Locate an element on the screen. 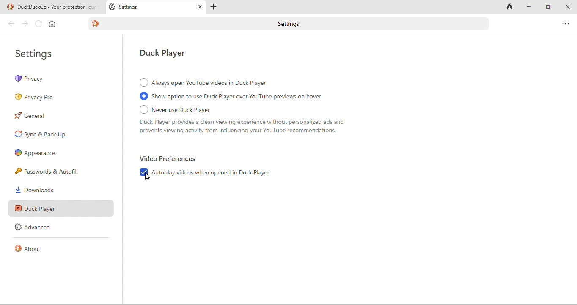 This screenshot has width=577, height=305. passwords and autofill is located at coordinates (55, 172).